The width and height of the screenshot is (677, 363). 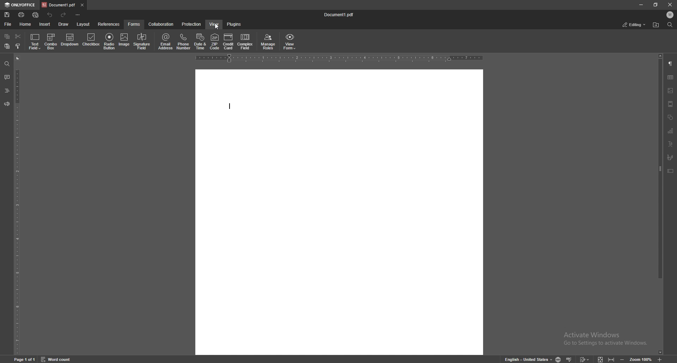 I want to click on save, so click(x=7, y=15).